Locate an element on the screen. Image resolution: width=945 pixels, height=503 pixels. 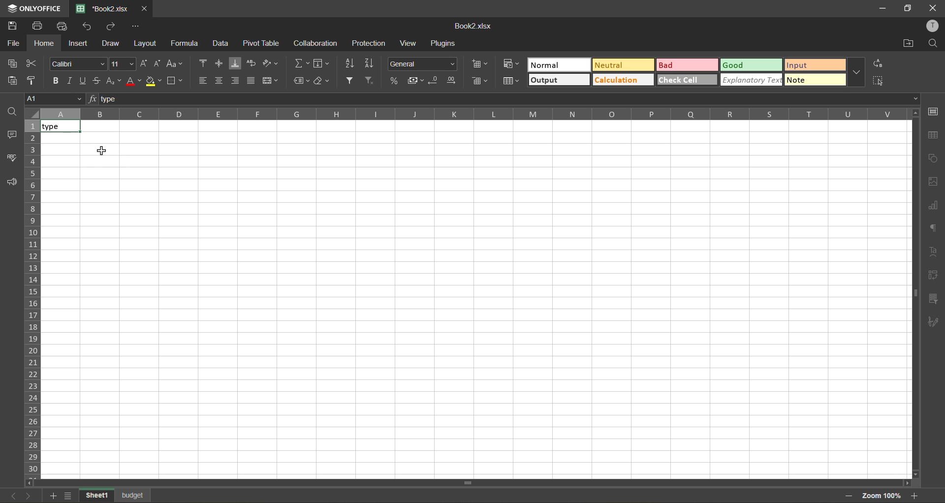
print is located at coordinates (39, 26).